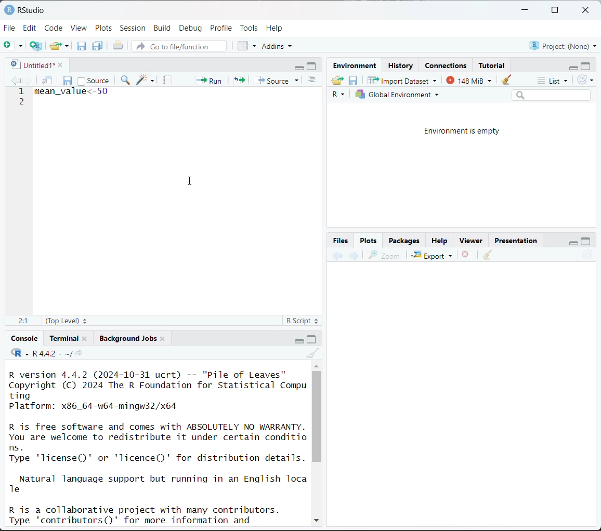 Image resolution: width=601 pixels, height=531 pixels. I want to click on Help, so click(439, 242).